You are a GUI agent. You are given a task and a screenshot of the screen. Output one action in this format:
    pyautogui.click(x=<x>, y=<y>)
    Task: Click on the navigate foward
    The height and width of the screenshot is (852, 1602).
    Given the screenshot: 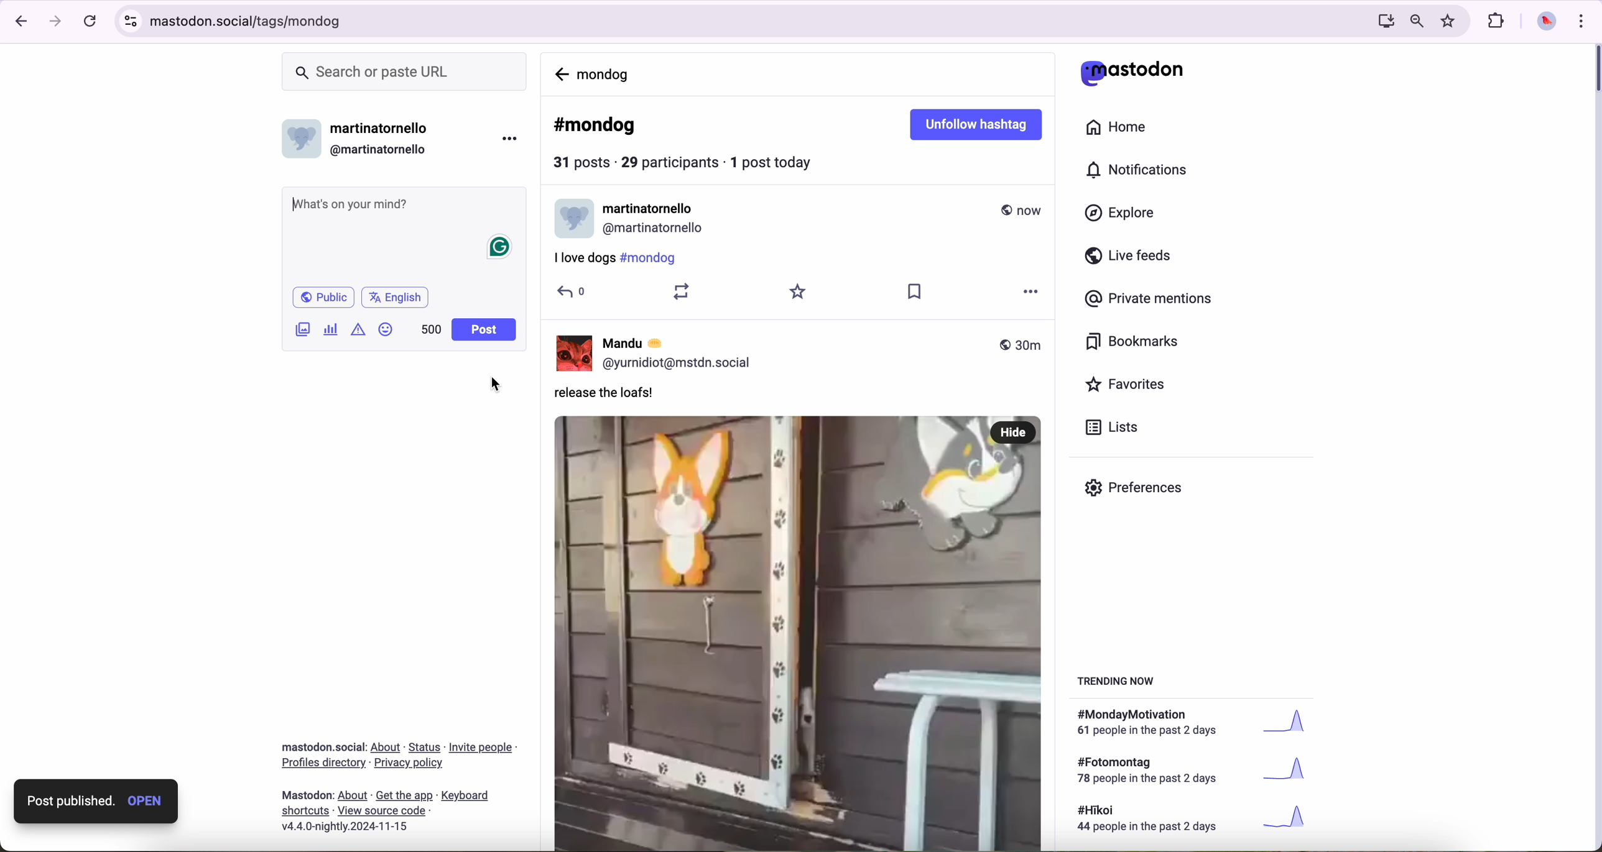 What is the action you would take?
    pyautogui.click(x=57, y=22)
    